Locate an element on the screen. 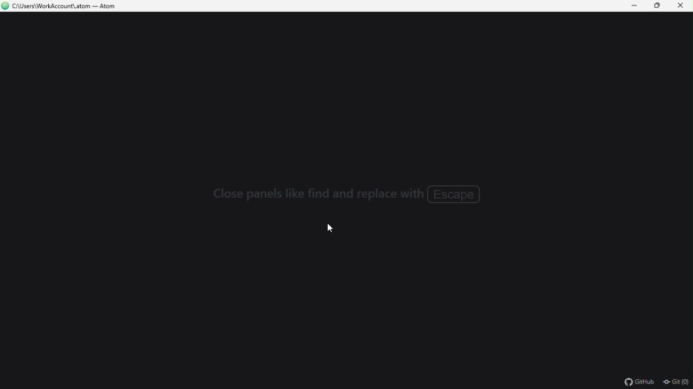 This screenshot has height=389, width=693. minimize is located at coordinates (636, 6).